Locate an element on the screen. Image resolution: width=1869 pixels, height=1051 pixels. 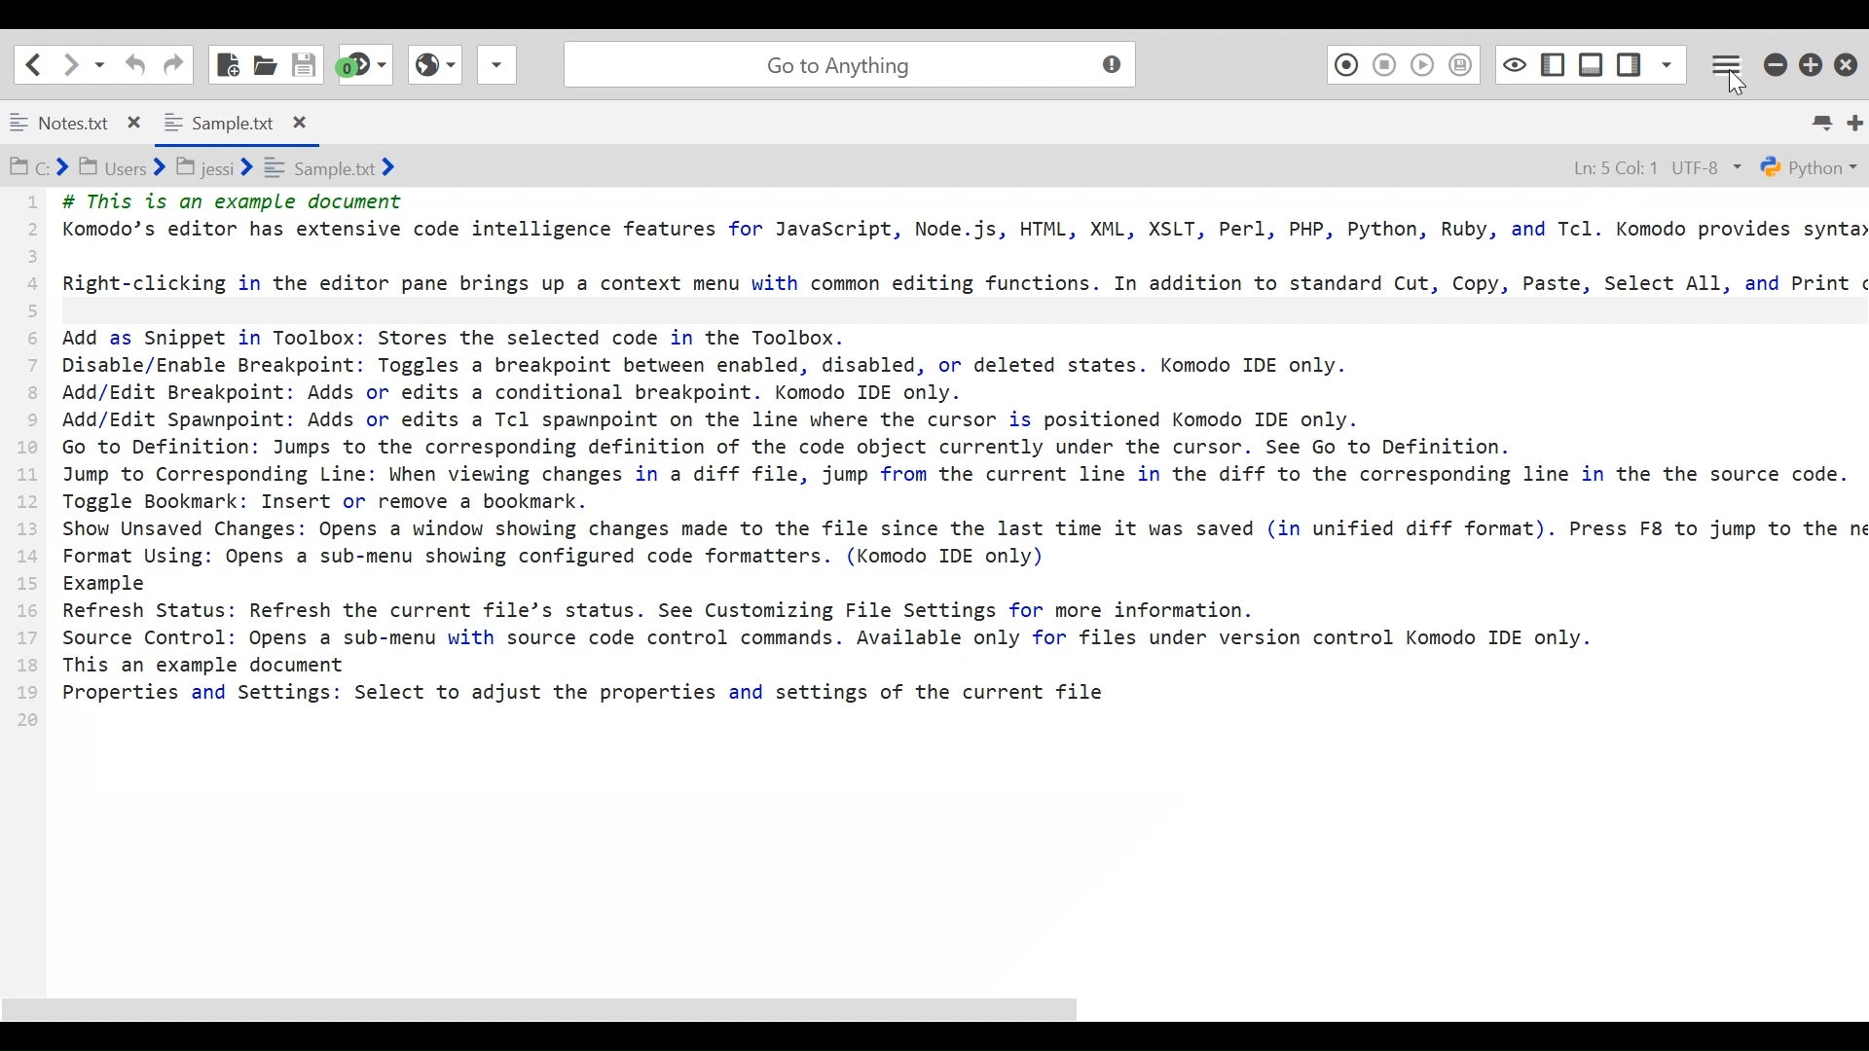
Recording Macro is located at coordinates (1344, 64).